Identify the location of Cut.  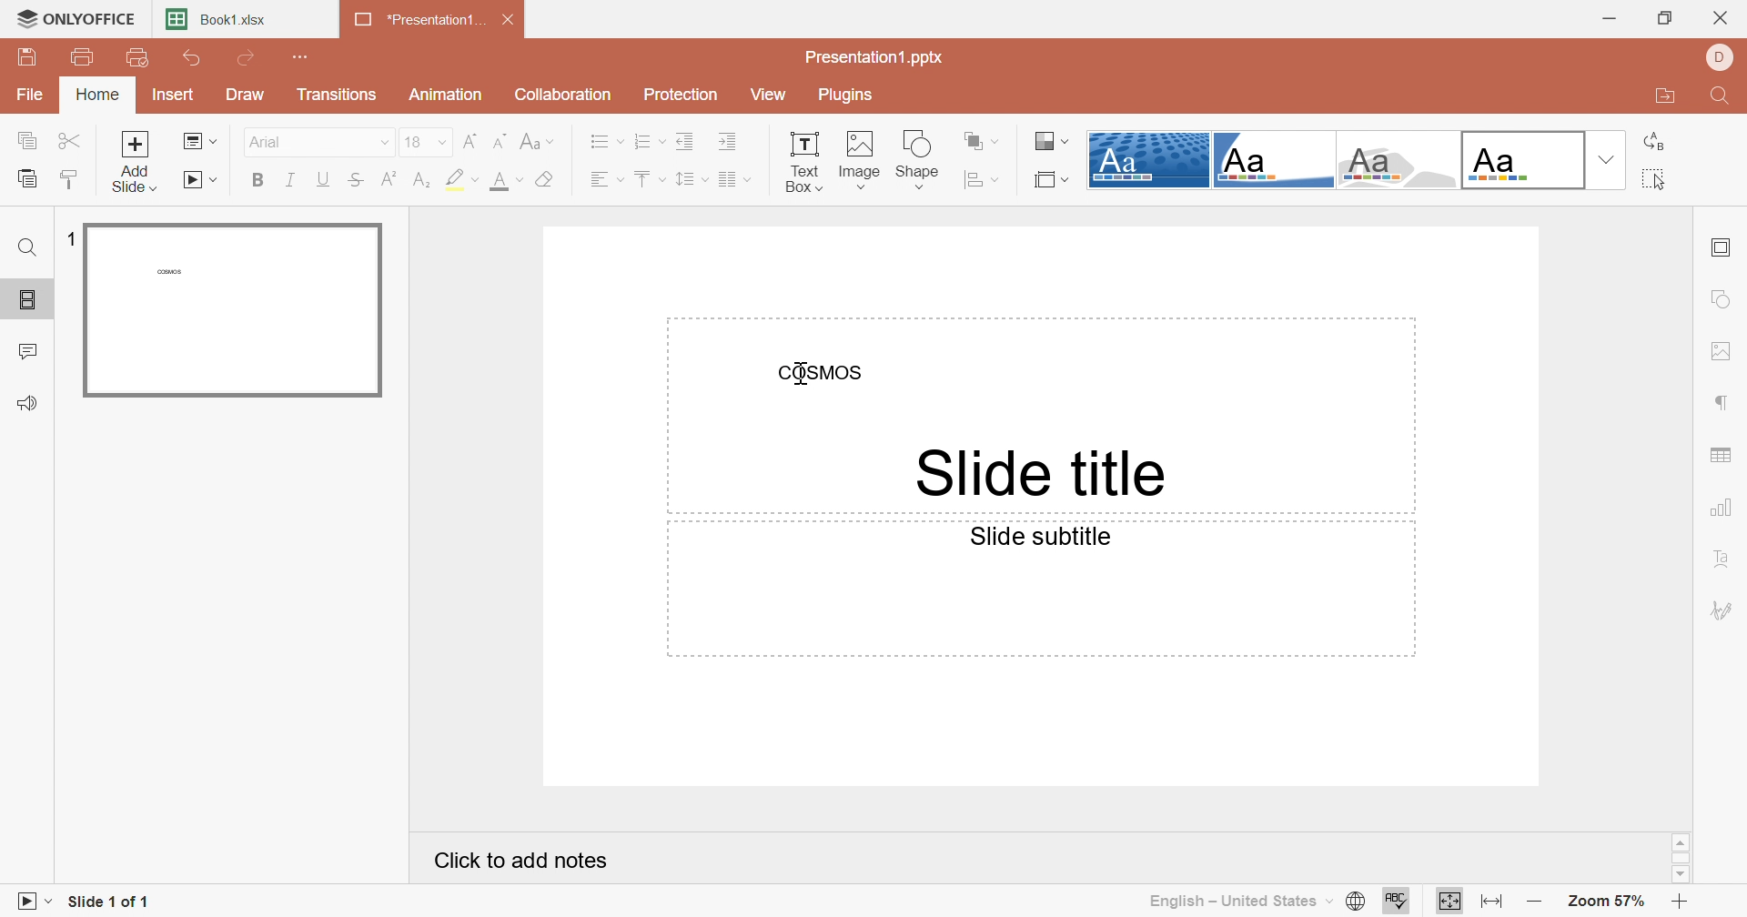
(64, 142).